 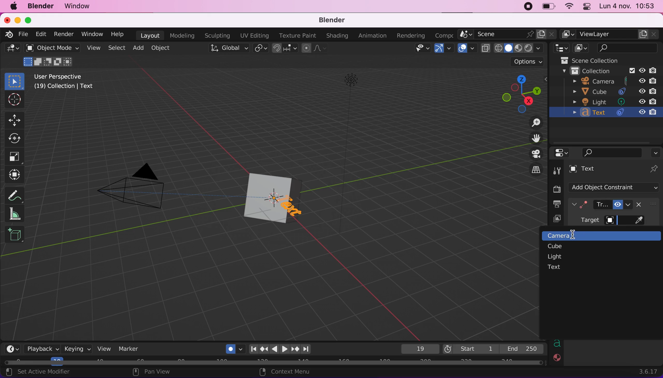 I want to click on light, so click(x=616, y=101).